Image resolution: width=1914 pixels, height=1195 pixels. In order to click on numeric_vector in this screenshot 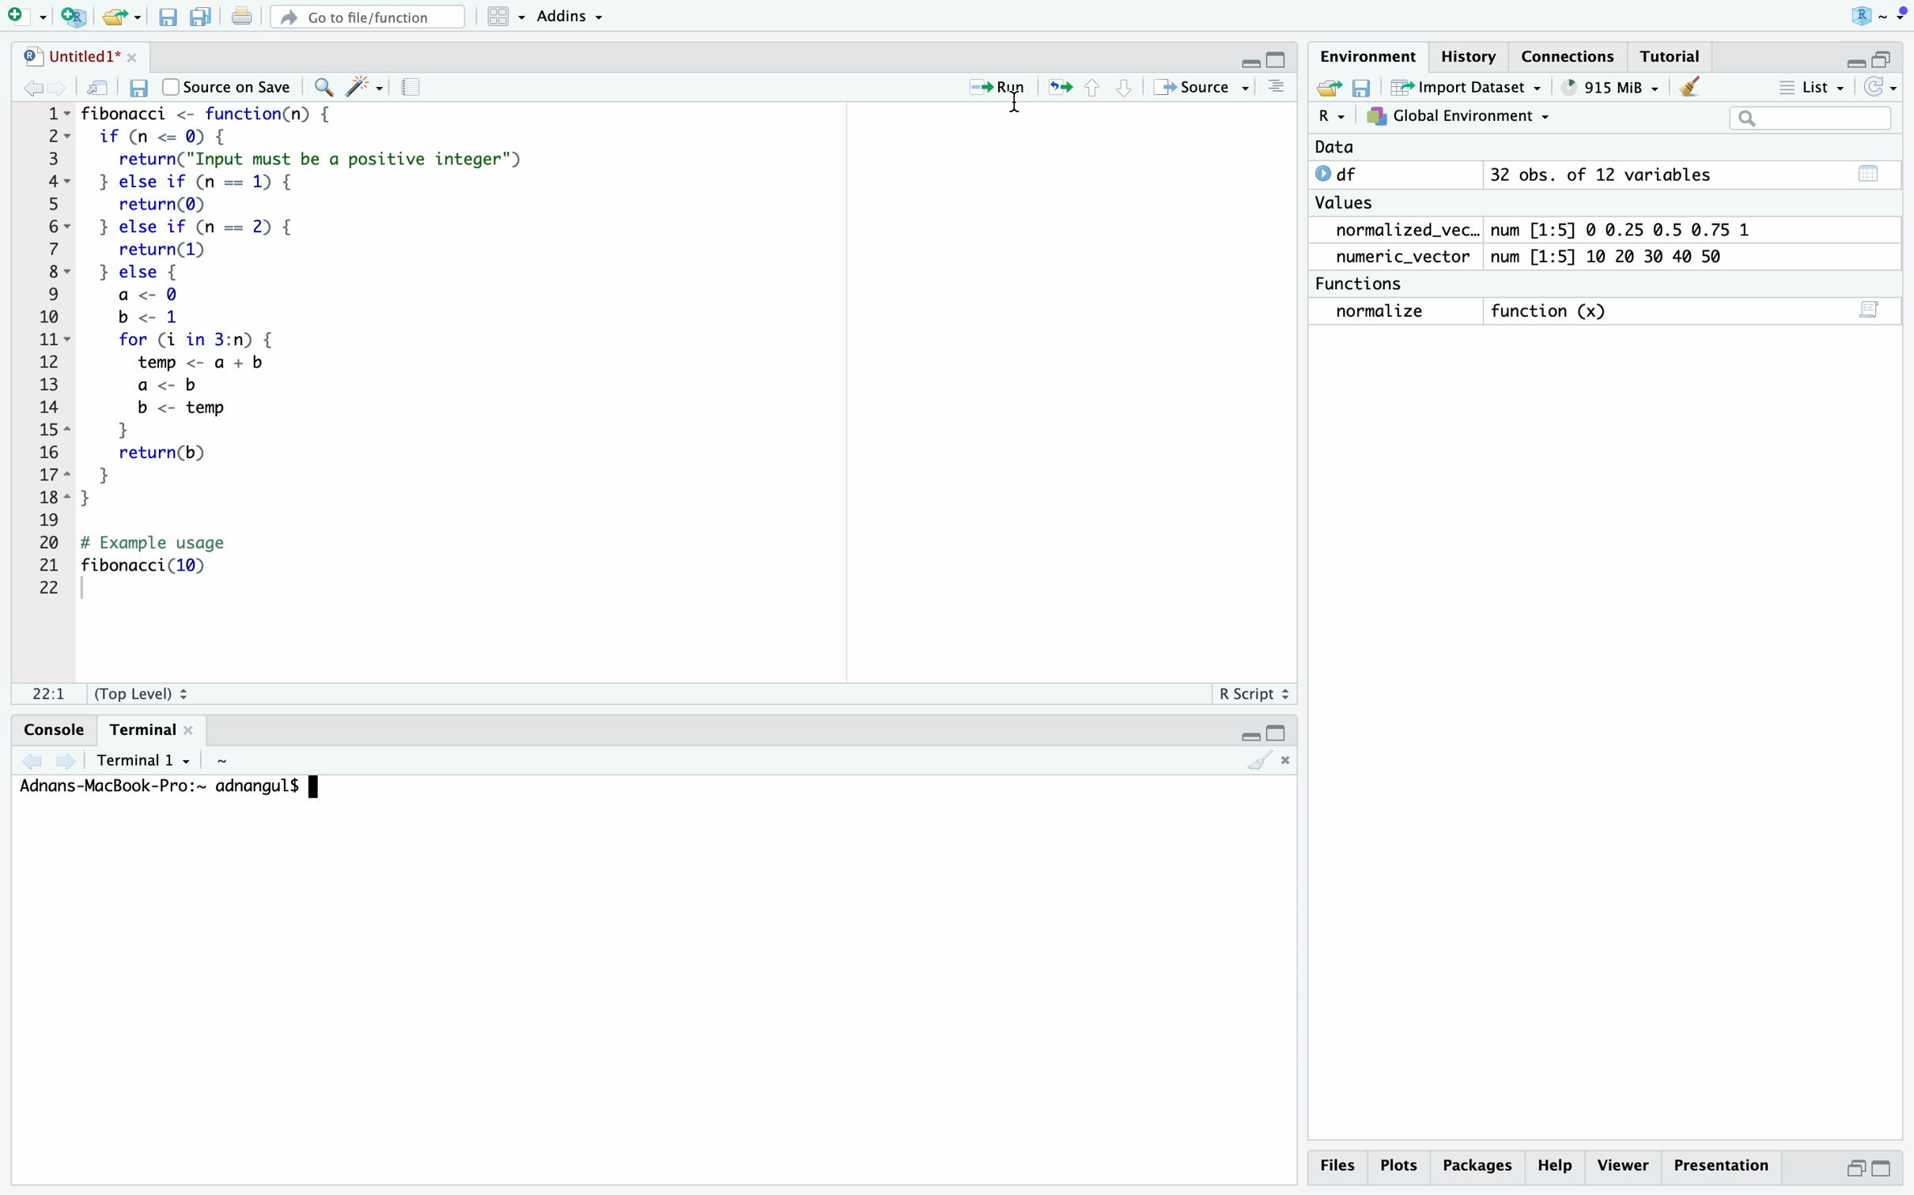, I will do `click(1399, 258)`.